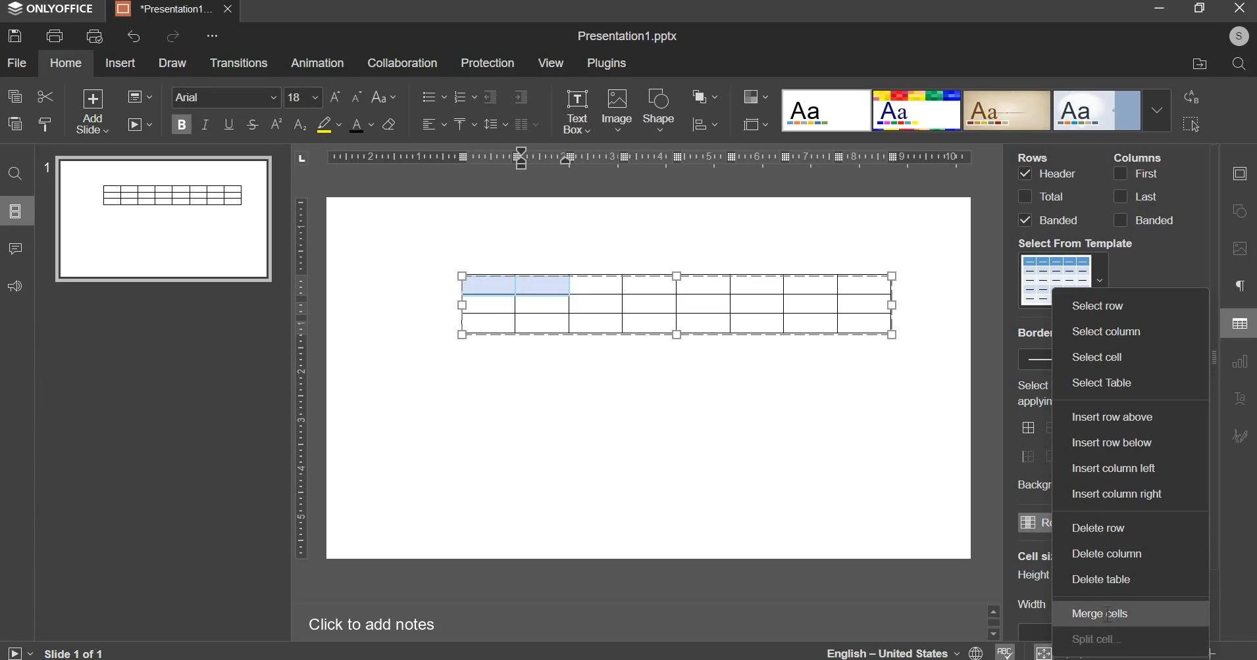 The height and width of the screenshot is (660, 1257). I want to click on horizontal scale, so click(648, 156).